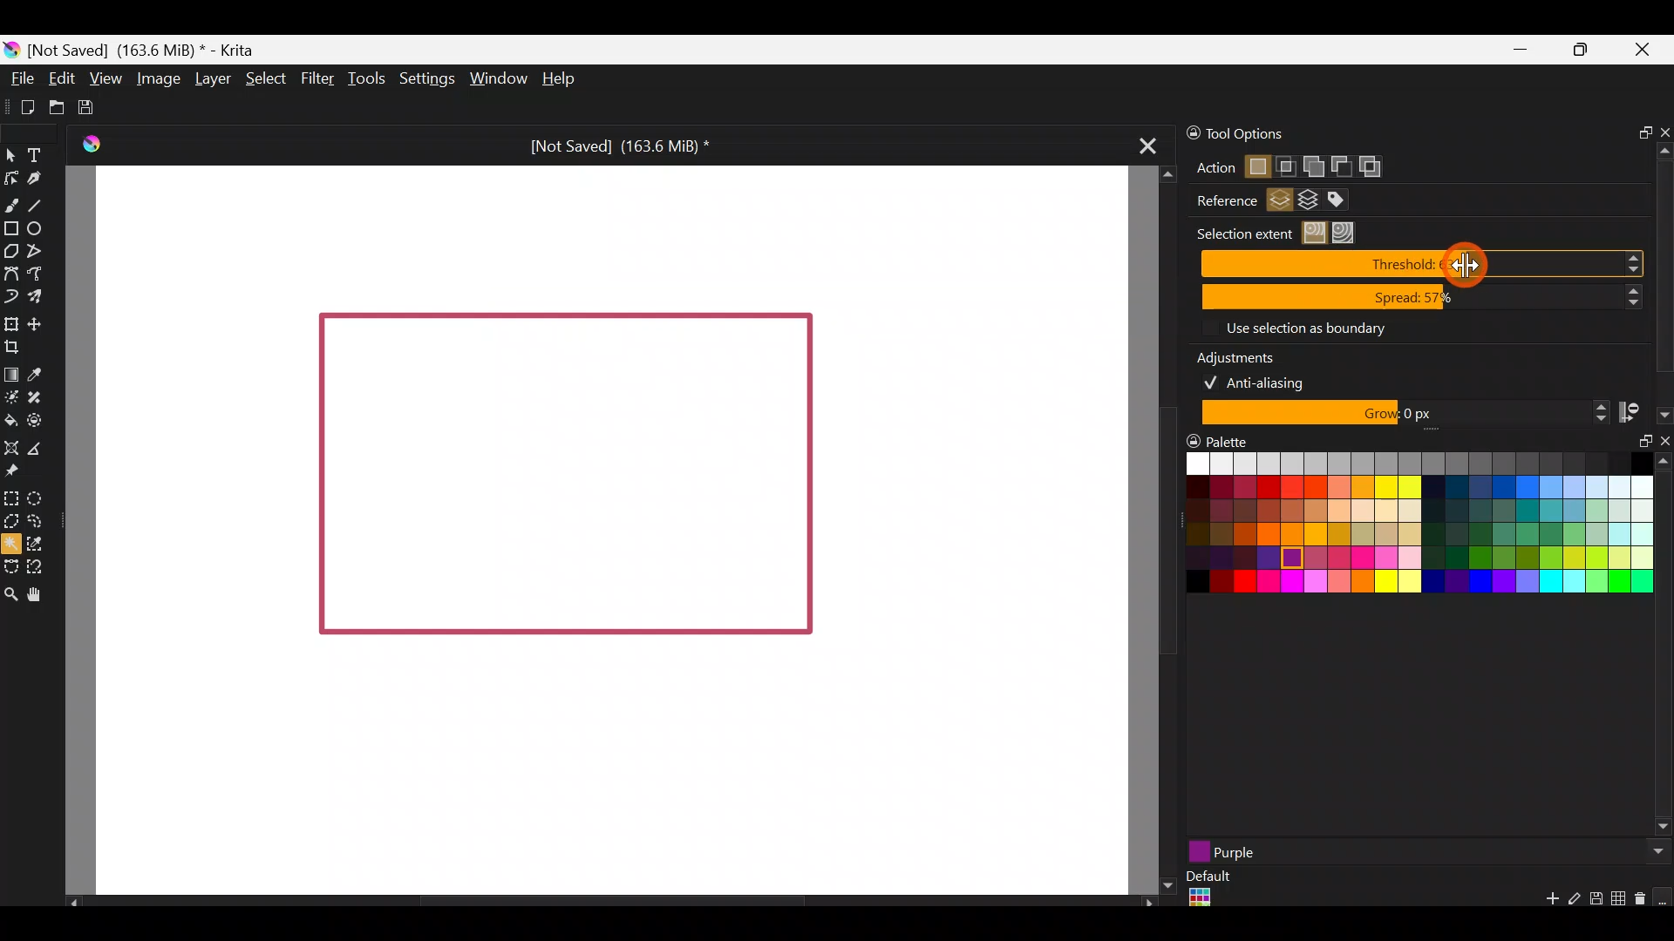 The width and height of the screenshot is (1674, 941). What do you see at coordinates (105, 76) in the screenshot?
I see `View` at bounding box center [105, 76].